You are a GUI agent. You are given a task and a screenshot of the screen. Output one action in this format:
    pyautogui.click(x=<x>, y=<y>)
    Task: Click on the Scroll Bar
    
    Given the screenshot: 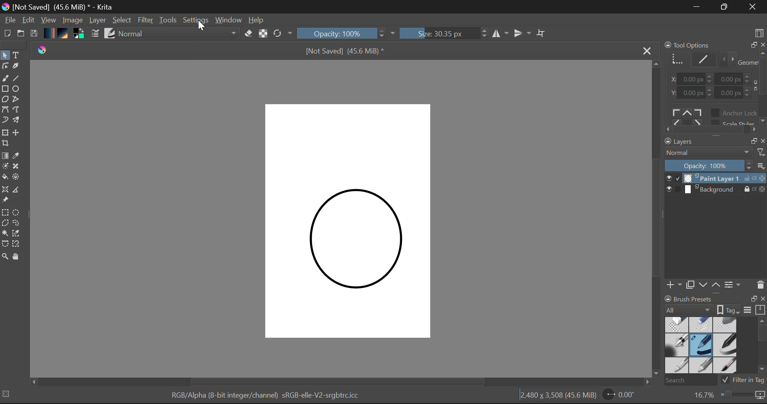 What is the action you would take?
    pyautogui.click(x=346, y=381)
    